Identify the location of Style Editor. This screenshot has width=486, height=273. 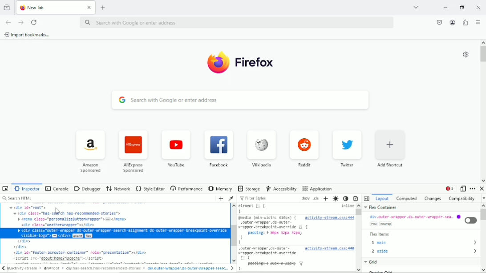
(150, 188).